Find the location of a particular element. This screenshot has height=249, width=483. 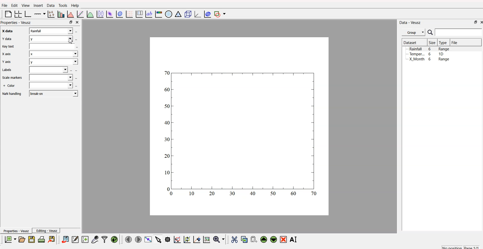

plot points is located at coordinates (50, 14).